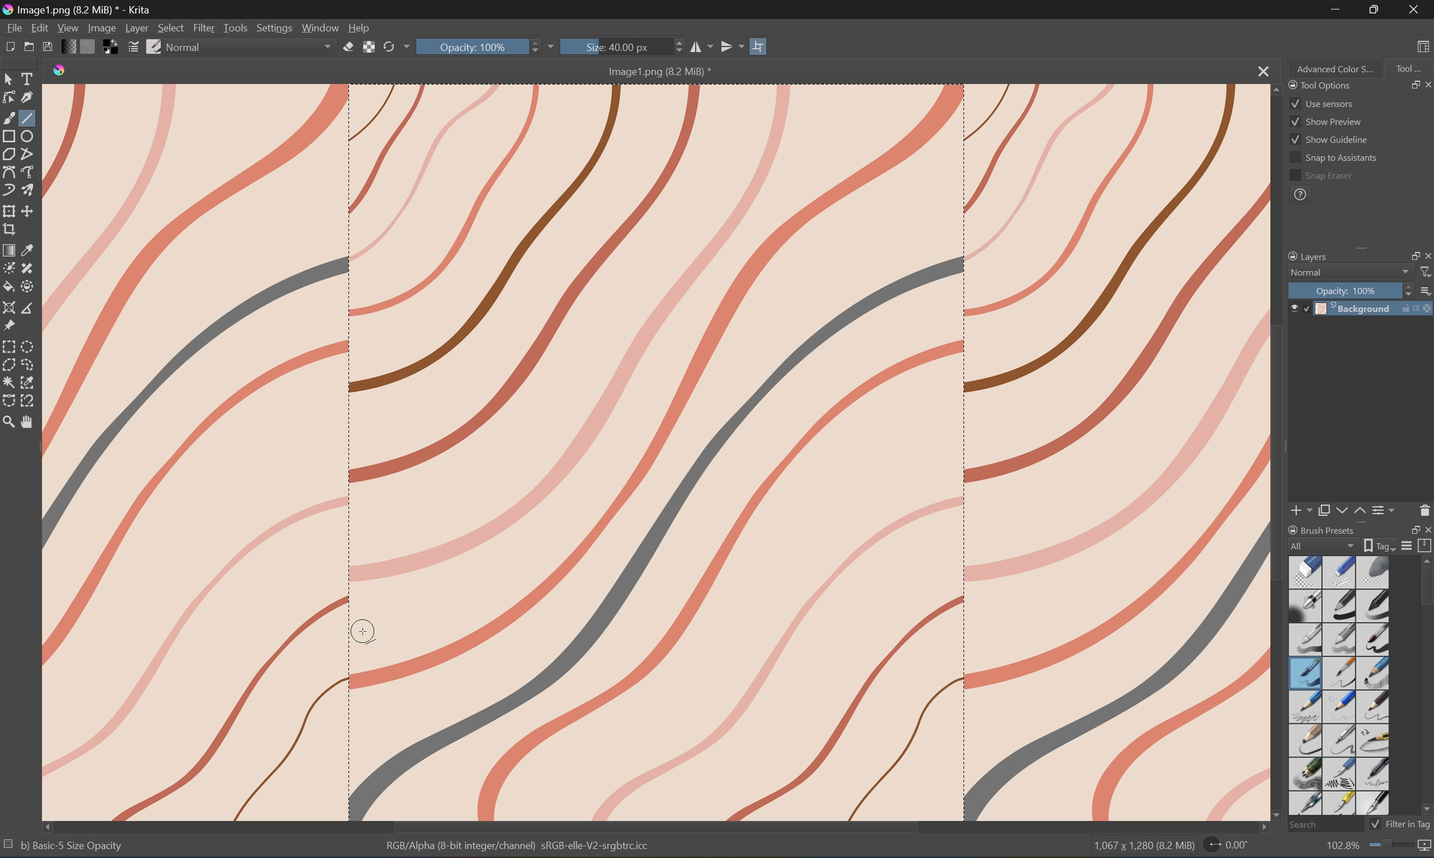  What do you see at coordinates (1260, 71) in the screenshot?
I see `Close` at bounding box center [1260, 71].